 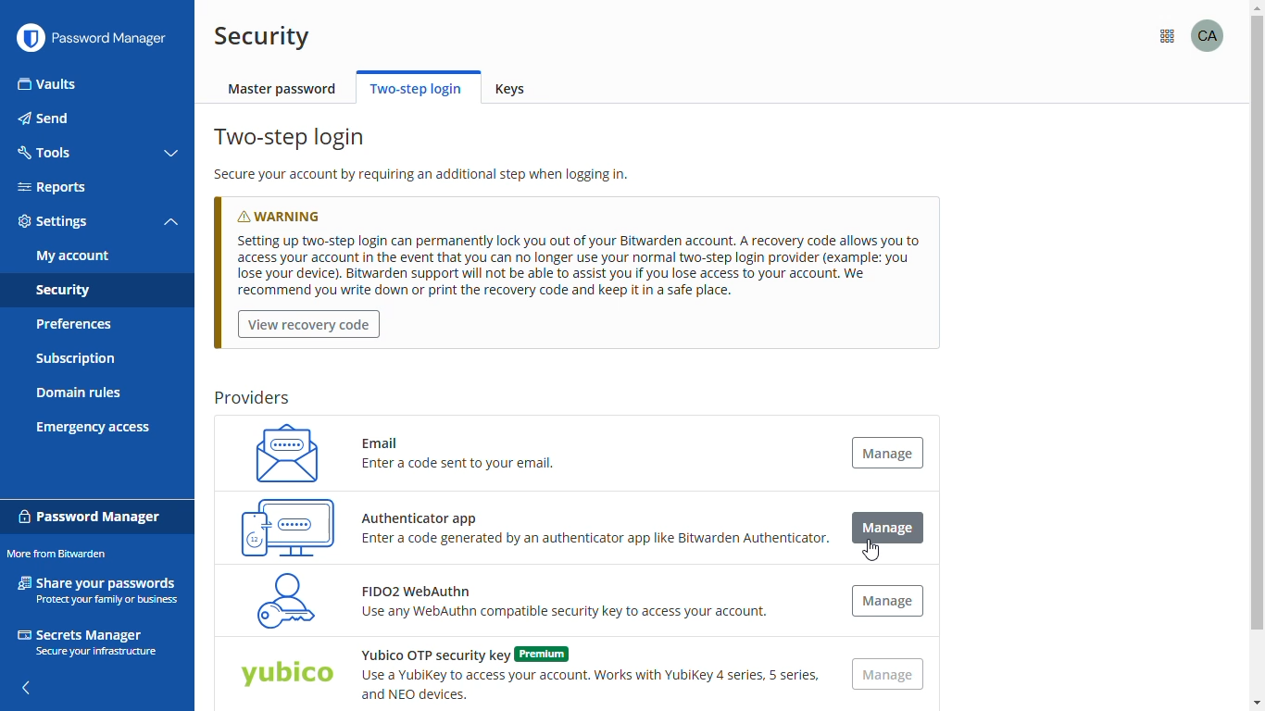 What do you see at coordinates (251, 398) in the screenshot?
I see `providers` at bounding box center [251, 398].